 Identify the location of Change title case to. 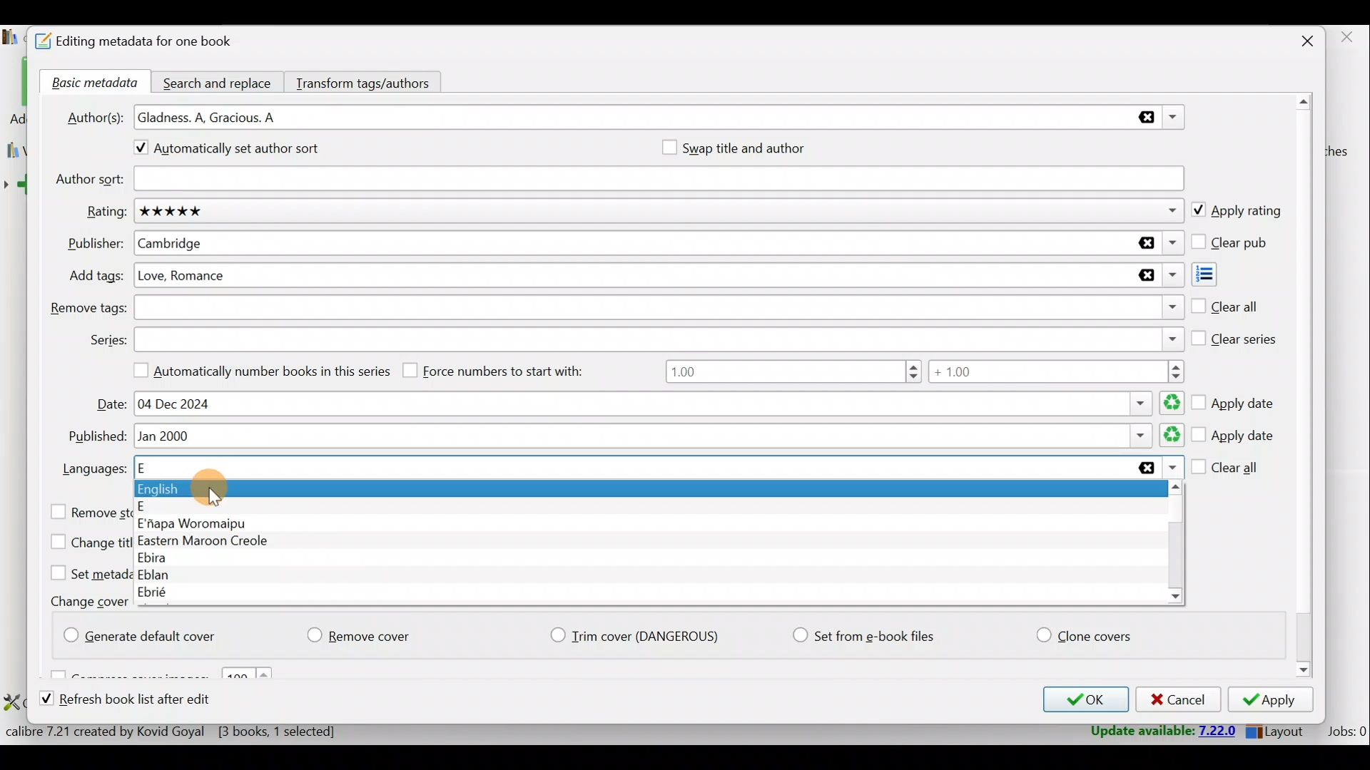
(84, 541).